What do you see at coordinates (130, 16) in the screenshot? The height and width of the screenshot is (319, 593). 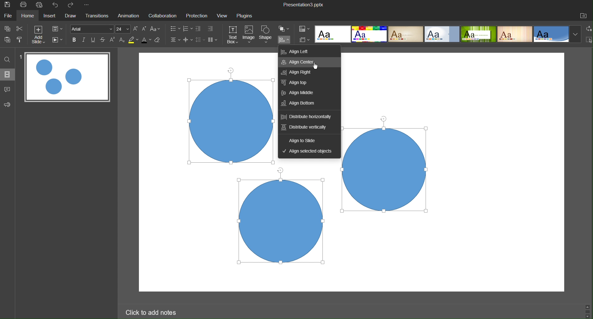 I see `Animation` at bounding box center [130, 16].